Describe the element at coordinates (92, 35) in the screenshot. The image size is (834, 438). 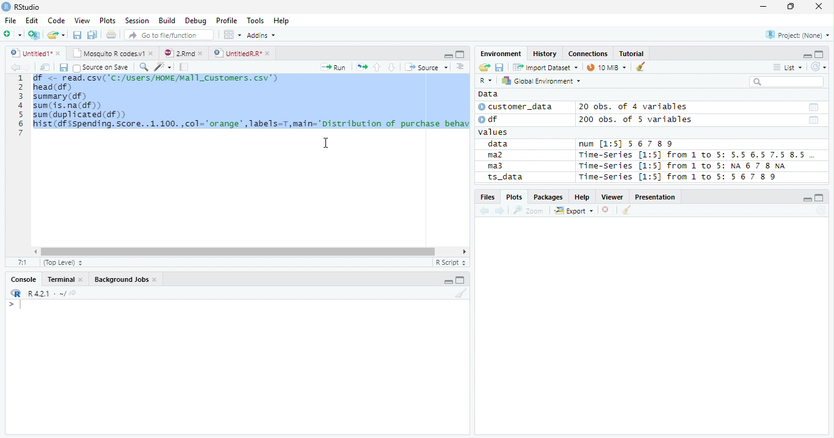
I see `Save all open documents` at that location.